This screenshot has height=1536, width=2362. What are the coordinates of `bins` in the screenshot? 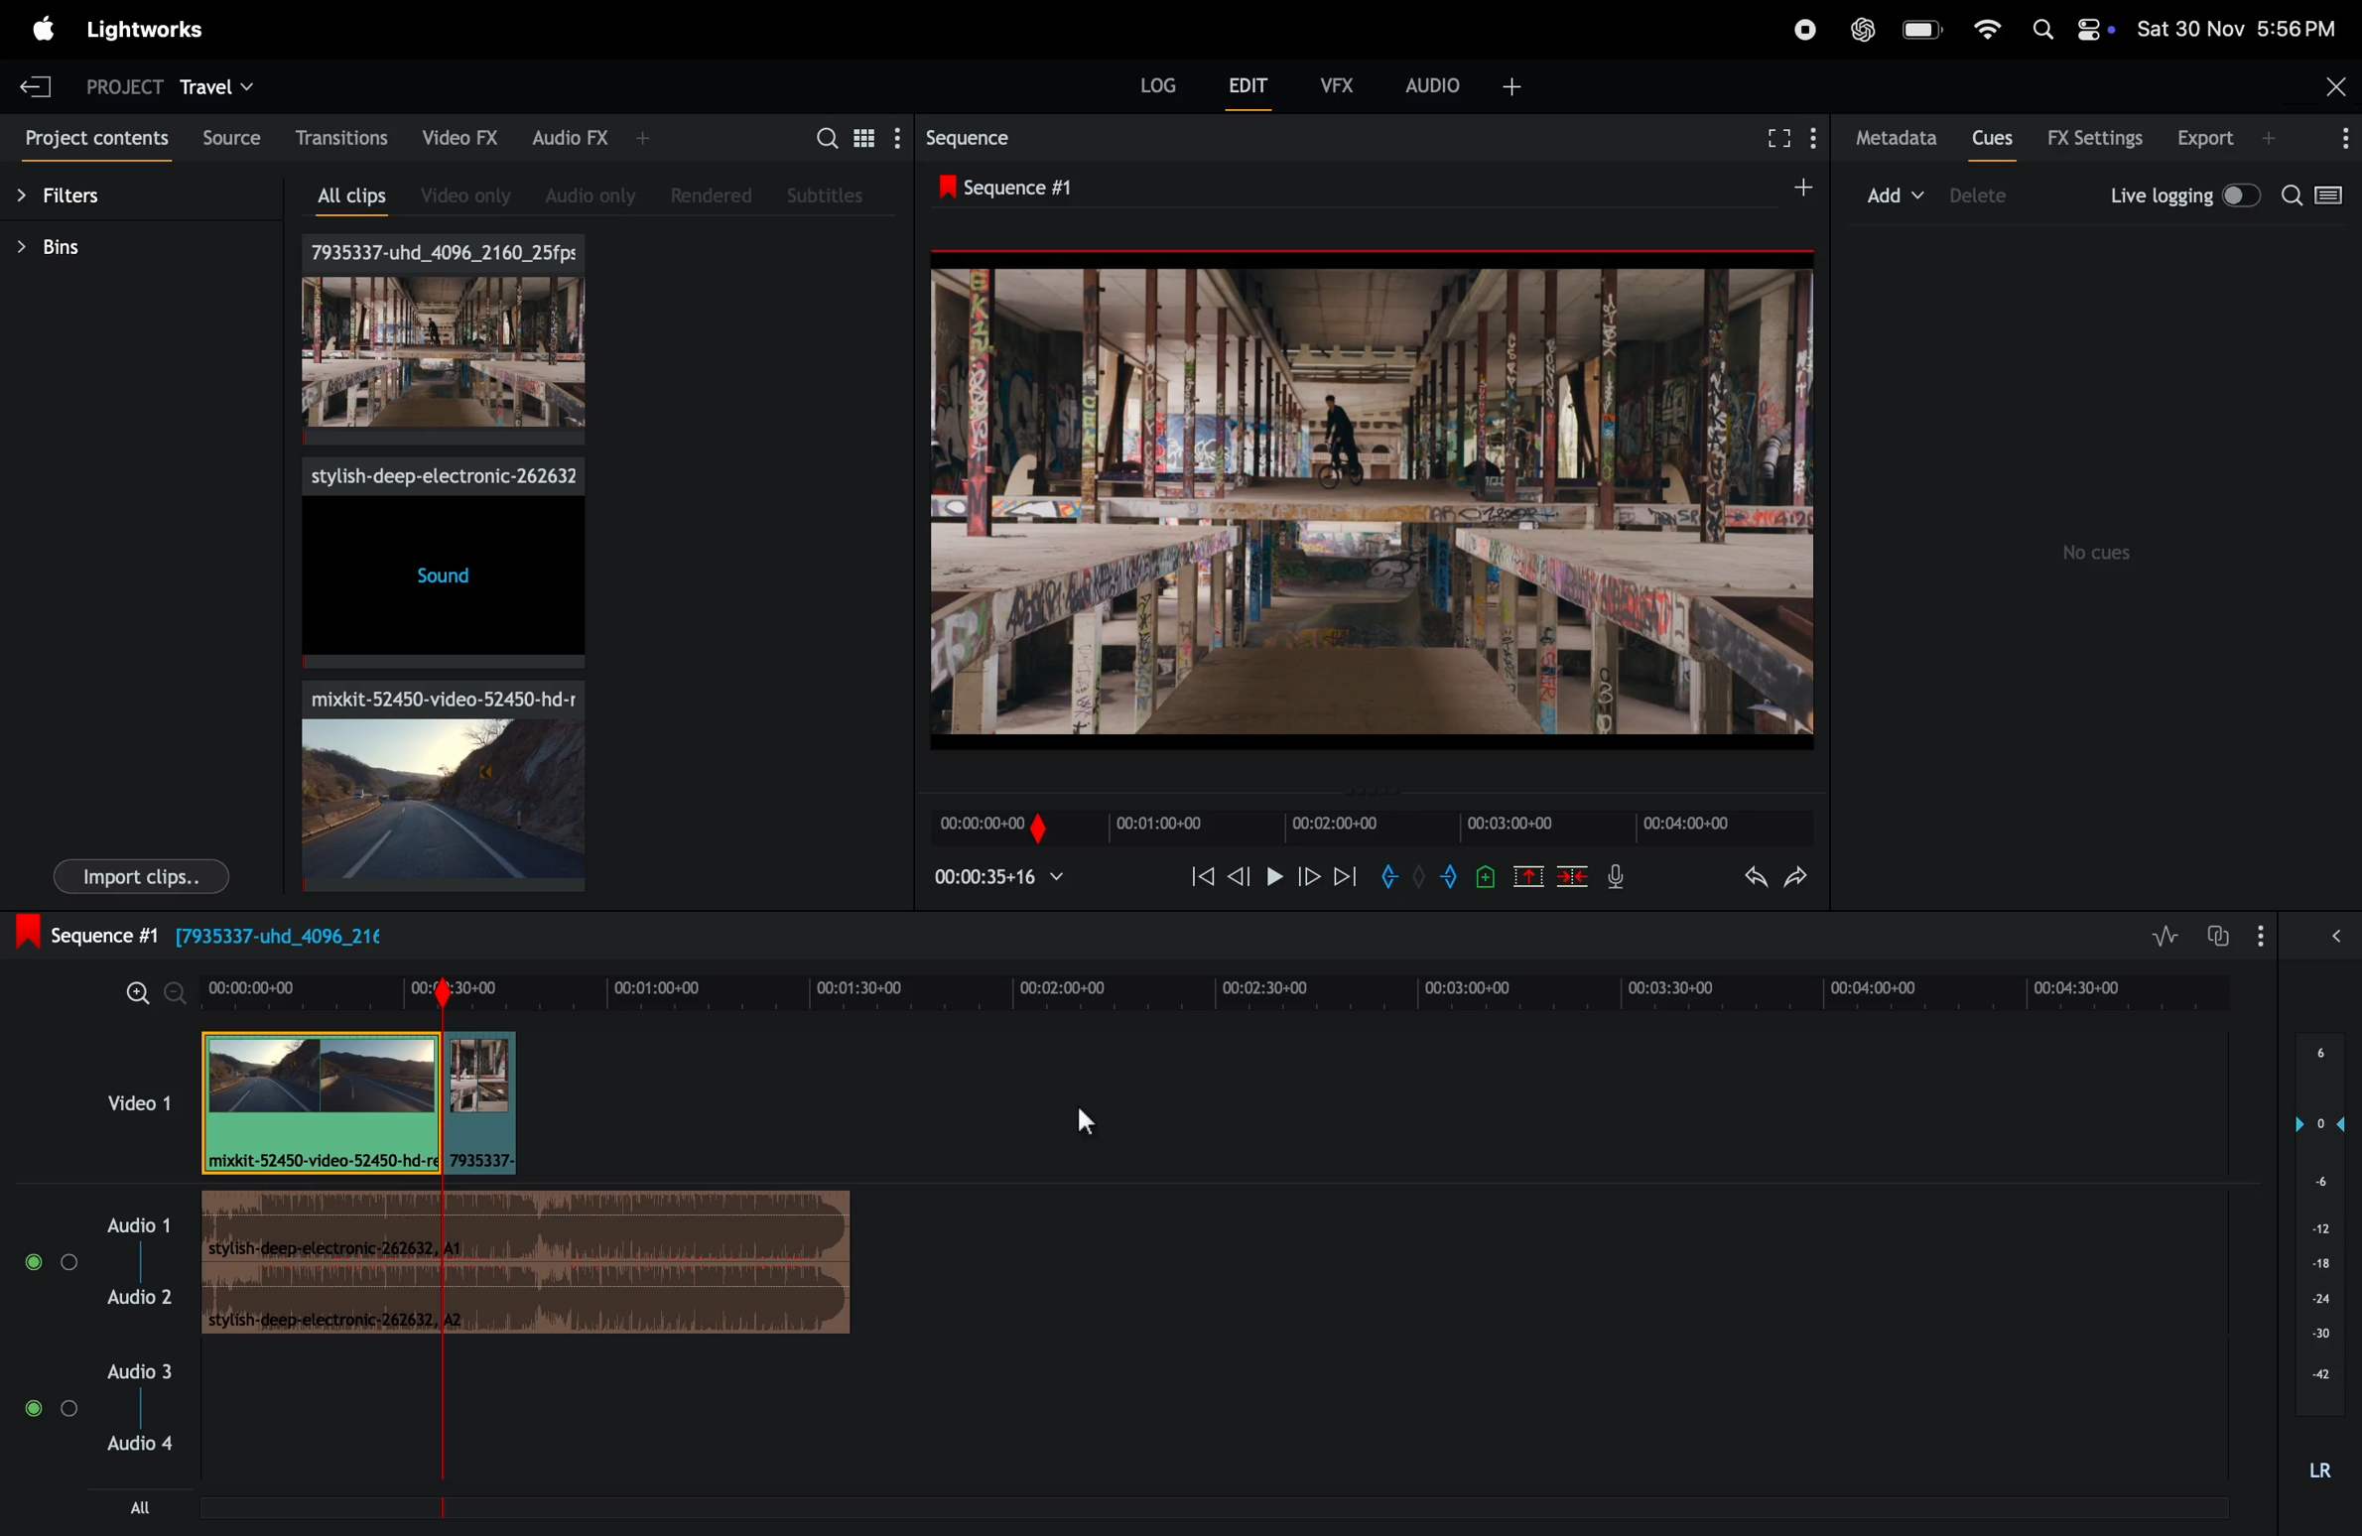 It's located at (66, 247).